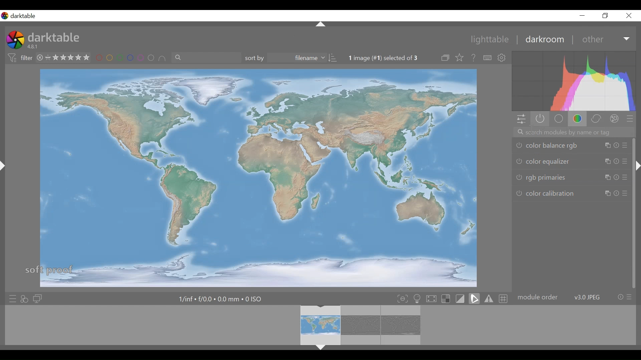 This screenshot has height=360, width=641. What do you see at coordinates (558, 119) in the screenshot?
I see `base` at bounding box center [558, 119].